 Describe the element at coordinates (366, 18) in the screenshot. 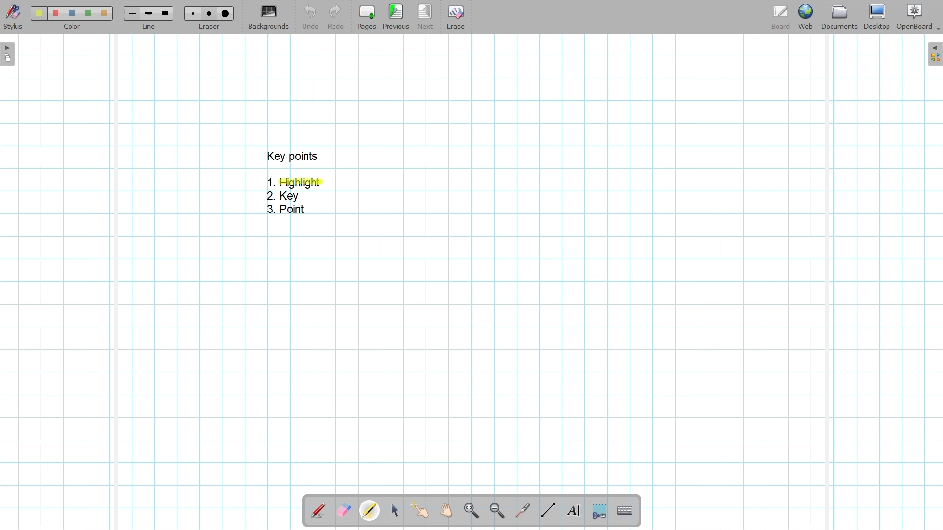

I see `Add page` at that location.